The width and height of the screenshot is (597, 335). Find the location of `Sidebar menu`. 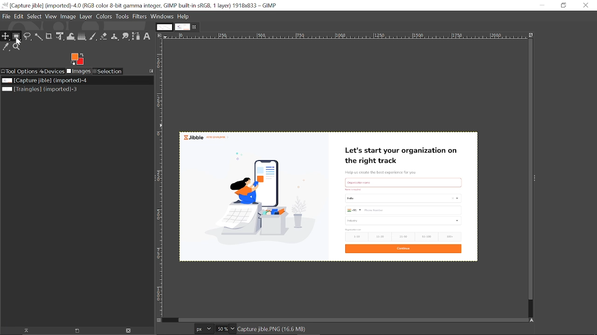

Sidebar menu is located at coordinates (538, 179).